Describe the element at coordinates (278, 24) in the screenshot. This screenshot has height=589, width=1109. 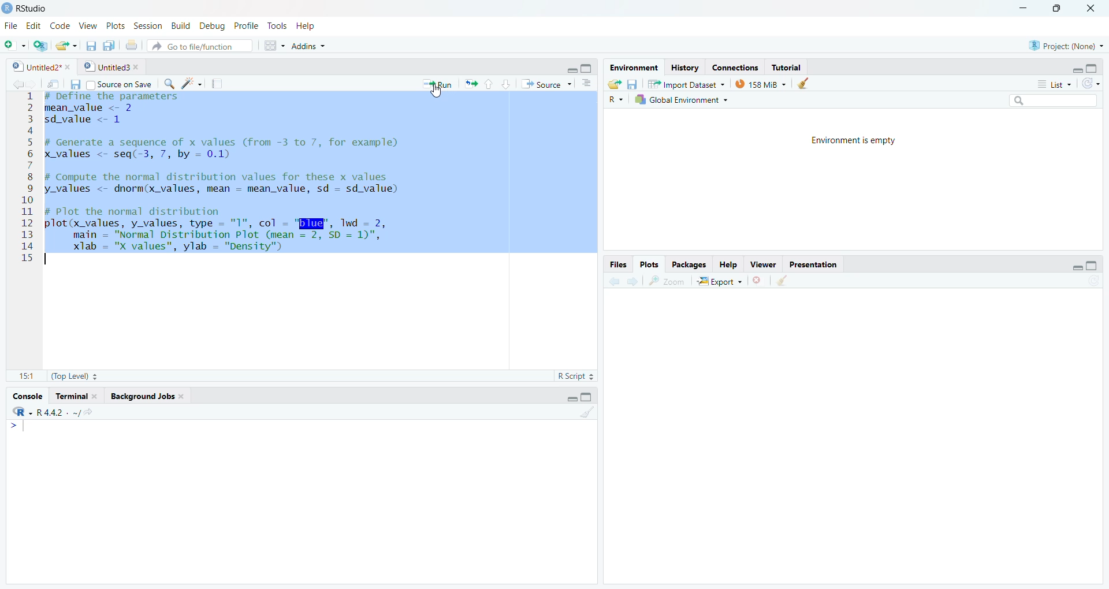
I see `Tools` at that location.